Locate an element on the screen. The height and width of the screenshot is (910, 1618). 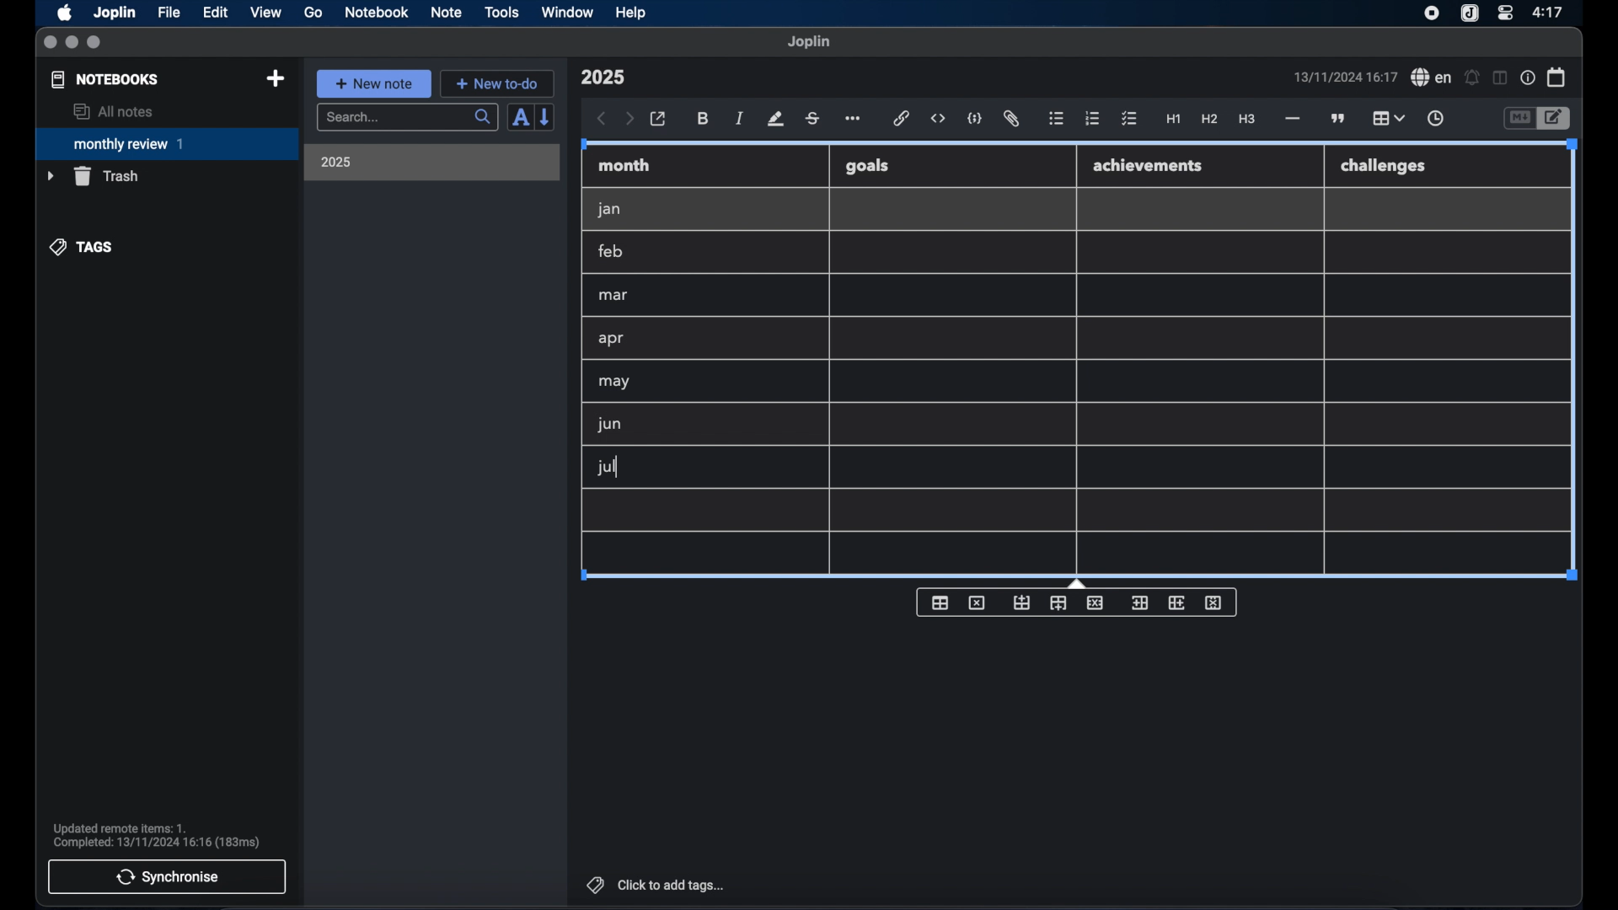
go is located at coordinates (313, 12).